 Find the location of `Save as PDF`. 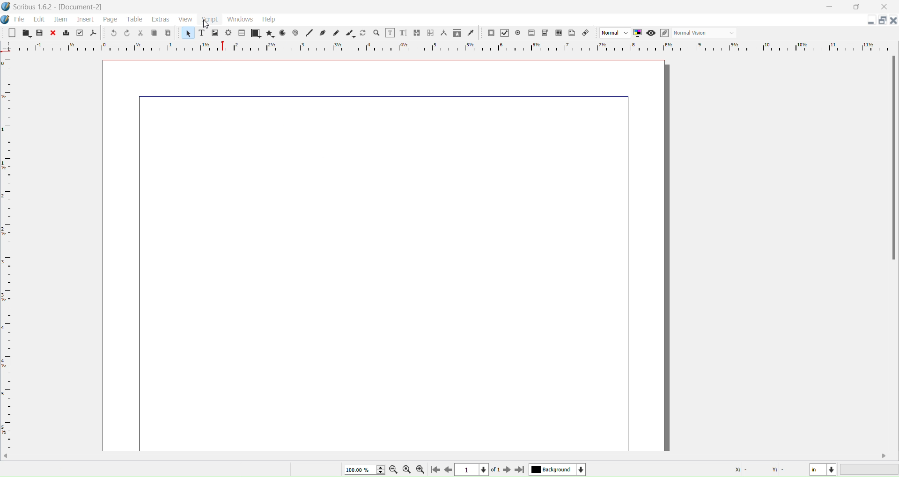

Save as PDF is located at coordinates (94, 33).